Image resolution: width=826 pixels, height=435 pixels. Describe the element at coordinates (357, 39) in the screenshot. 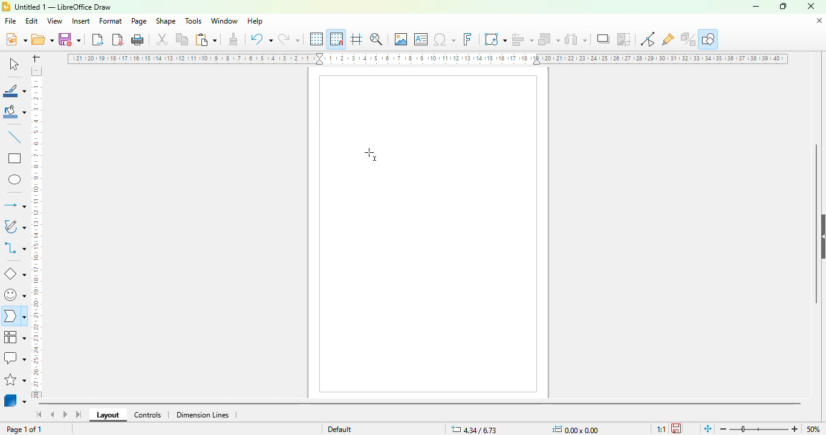

I see `helplines while moving` at that location.